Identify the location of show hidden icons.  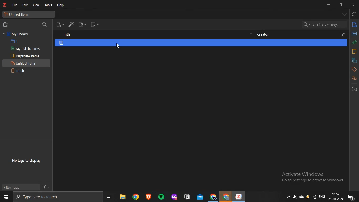
(288, 196).